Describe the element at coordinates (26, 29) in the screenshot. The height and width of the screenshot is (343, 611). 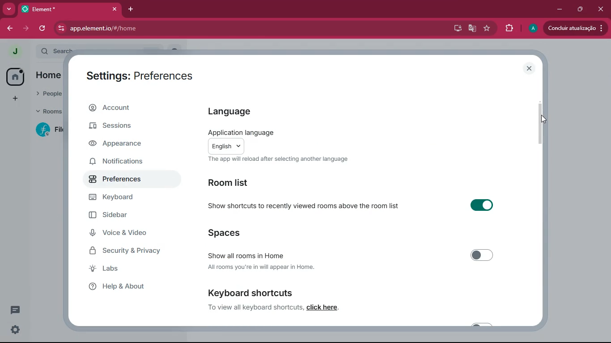
I see `forward` at that location.